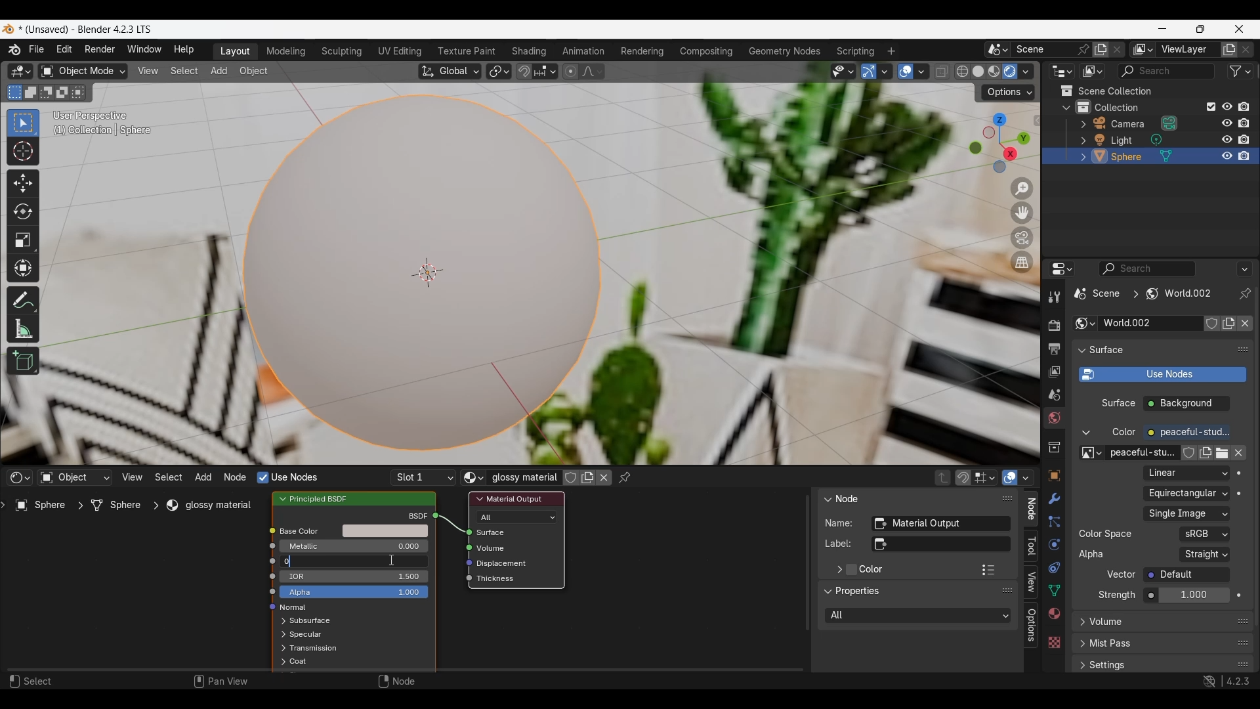 The width and height of the screenshot is (1260, 709). I want to click on Browse world settings to be linked, so click(1085, 323).